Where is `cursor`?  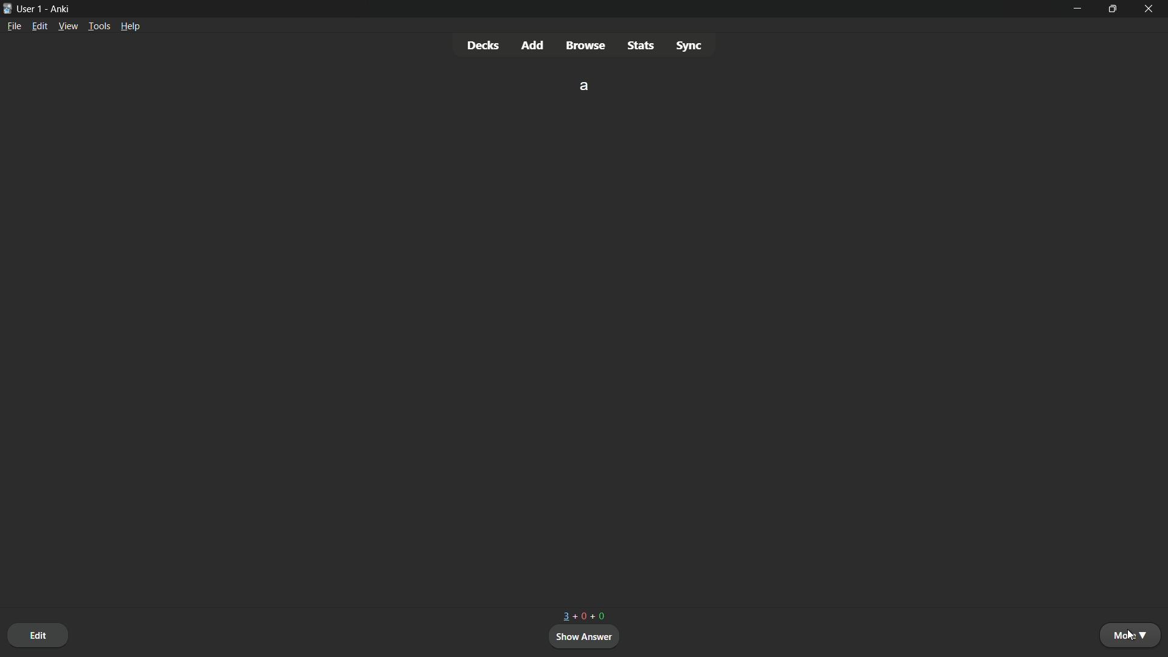 cursor is located at coordinates (1130, 638).